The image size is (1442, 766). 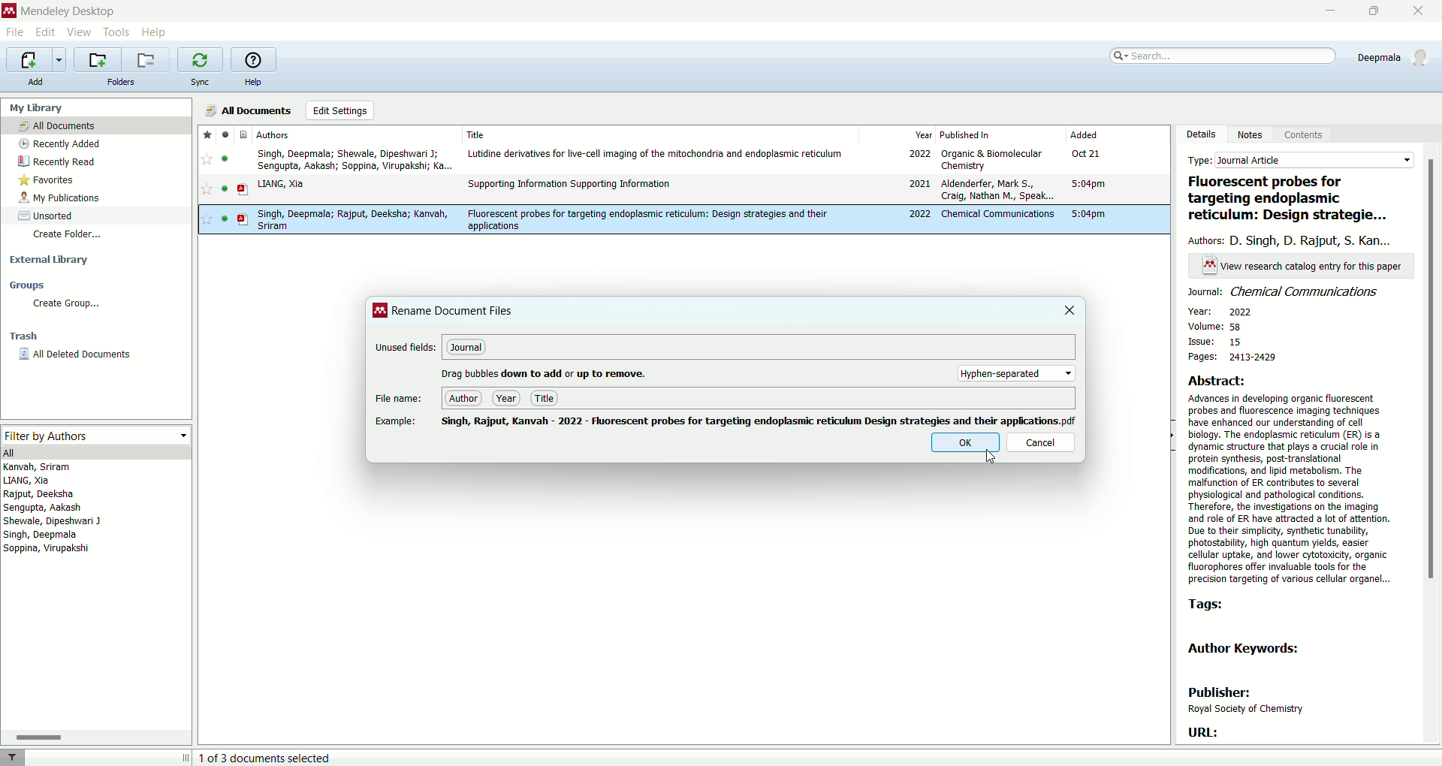 What do you see at coordinates (1245, 701) in the screenshot?
I see `publisher` at bounding box center [1245, 701].